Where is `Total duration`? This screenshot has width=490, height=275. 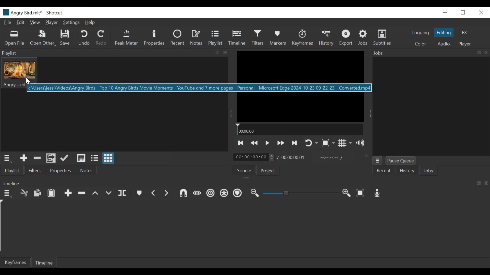 Total duration is located at coordinates (293, 158).